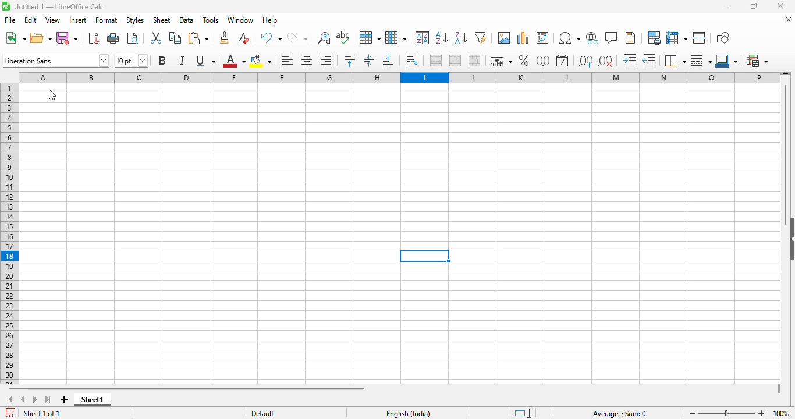 Image resolution: width=795 pixels, height=419 pixels. What do you see at coordinates (425, 256) in the screenshot?
I see `active cell` at bounding box center [425, 256].